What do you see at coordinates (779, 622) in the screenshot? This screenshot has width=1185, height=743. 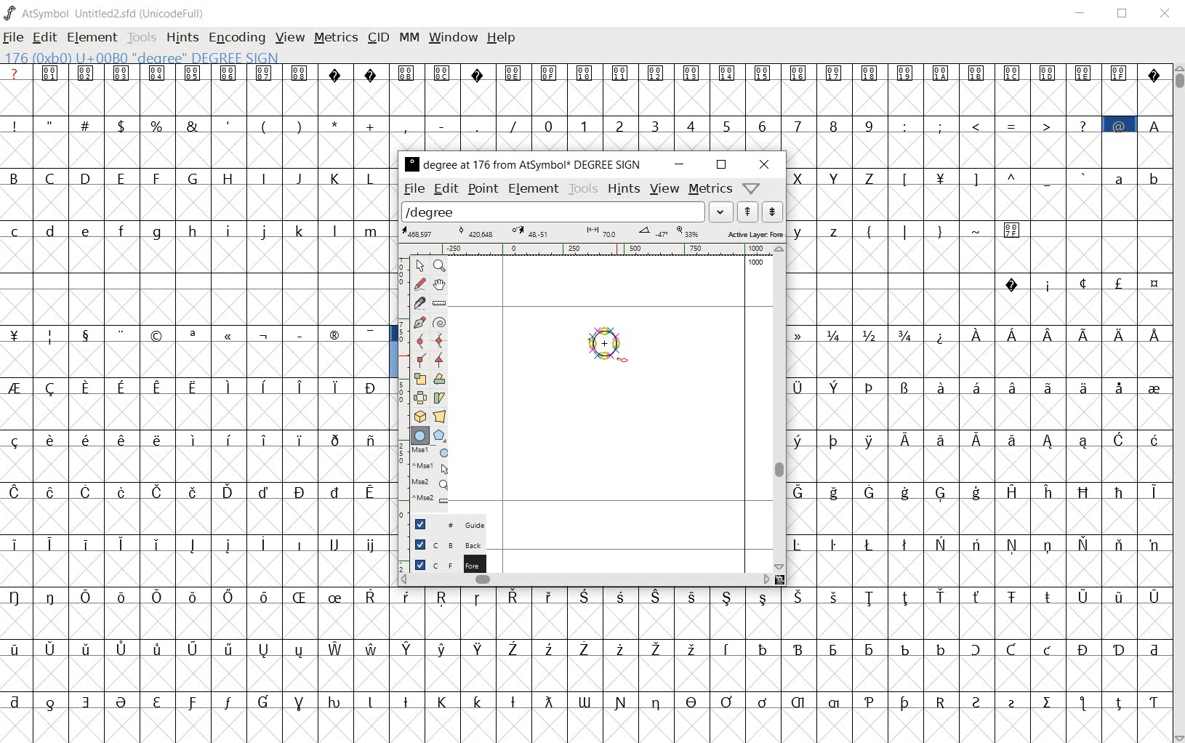 I see `empty glyph slots` at bounding box center [779, 622].